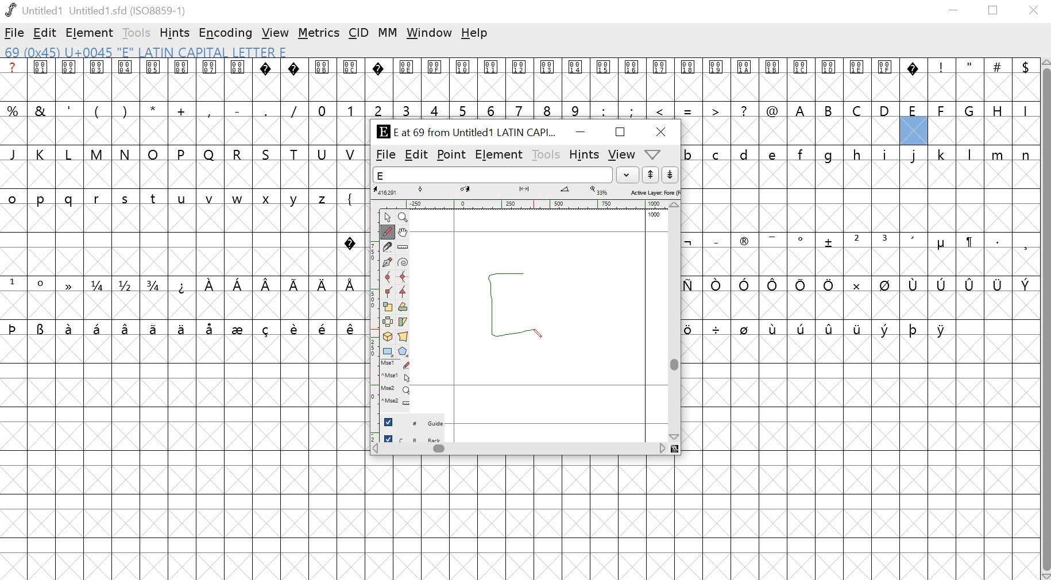  I want to click on view, so click(620, 155).